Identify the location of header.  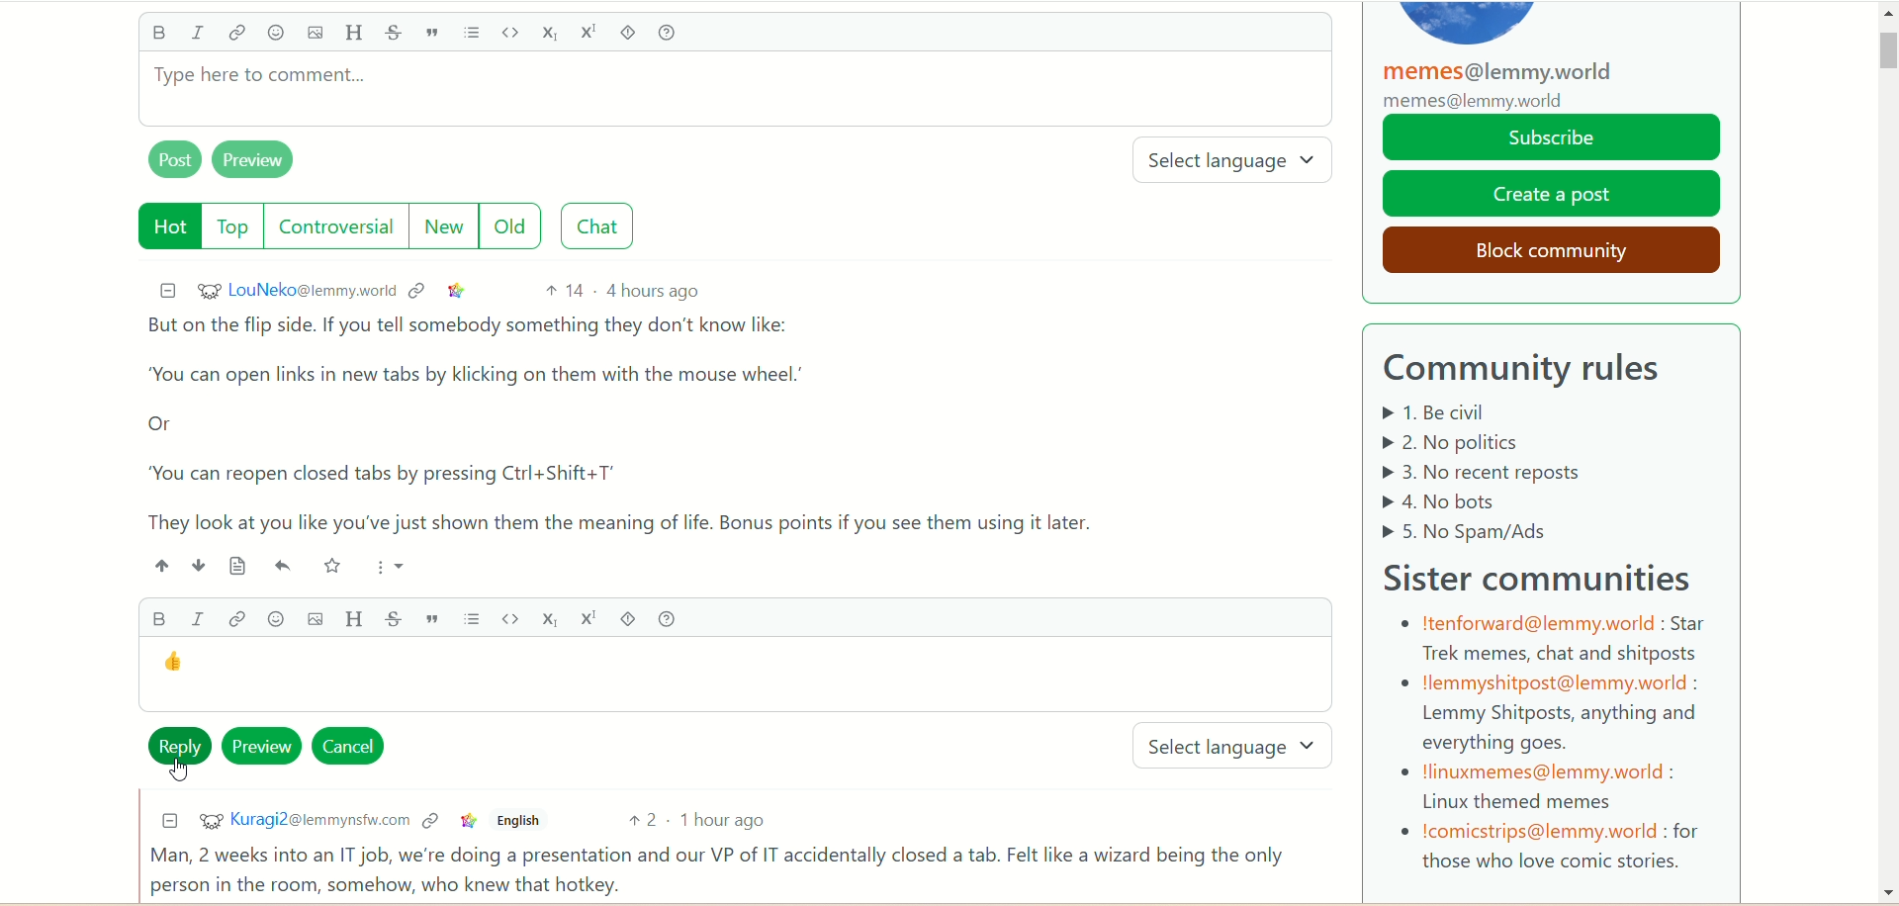
(354, 33).